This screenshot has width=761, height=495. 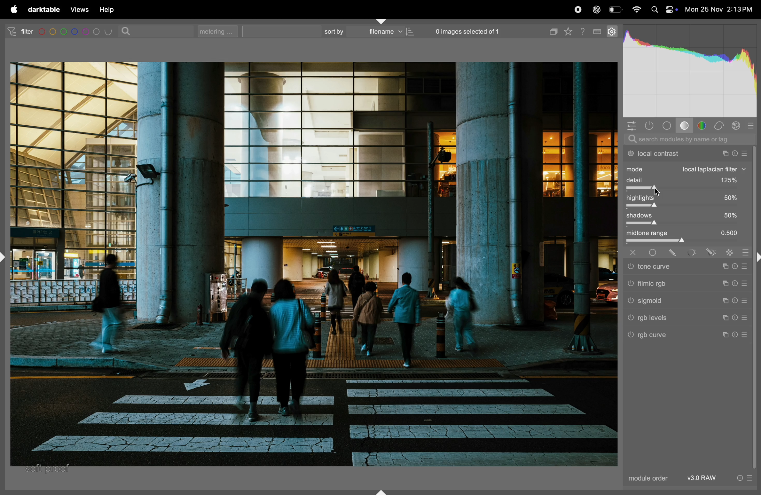 What do you see at coordinates (43, 10) in the screenshot?
I see `darktable` at bounding box center [43, 10].